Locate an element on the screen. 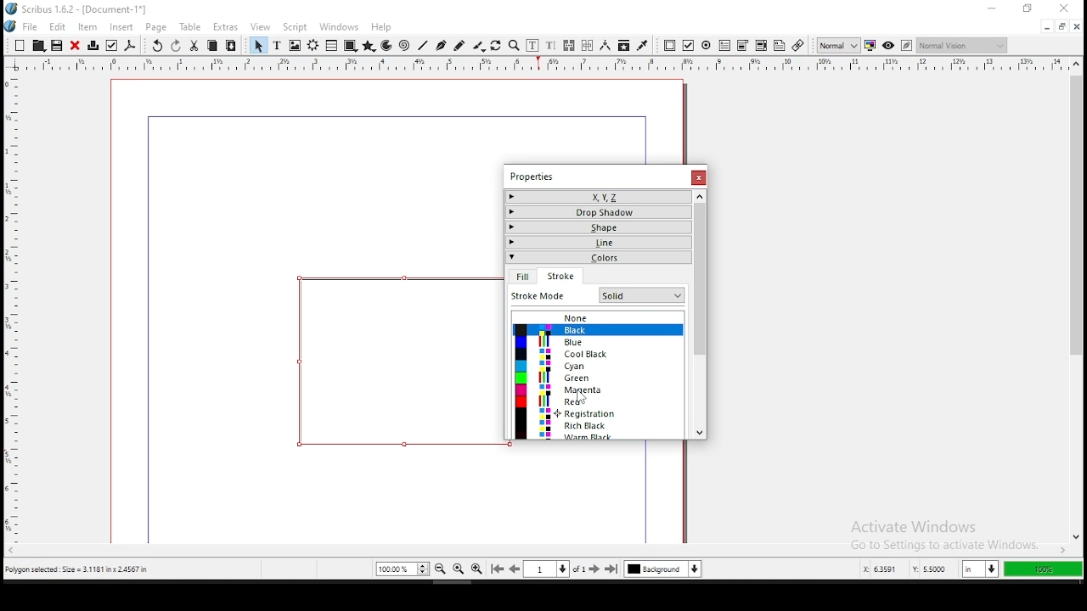  polygon is located at coordinates (369, 47).